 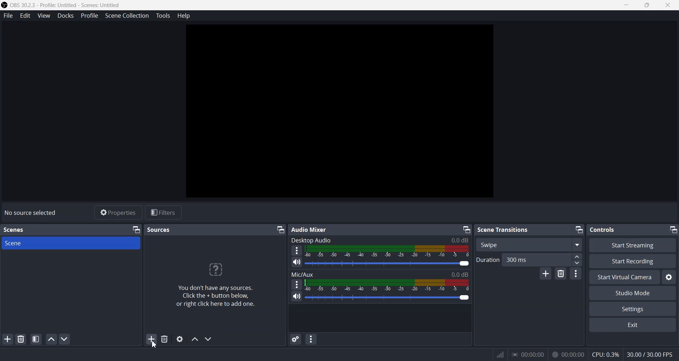 I want to click on Move source down, so click(x=208, y=339).